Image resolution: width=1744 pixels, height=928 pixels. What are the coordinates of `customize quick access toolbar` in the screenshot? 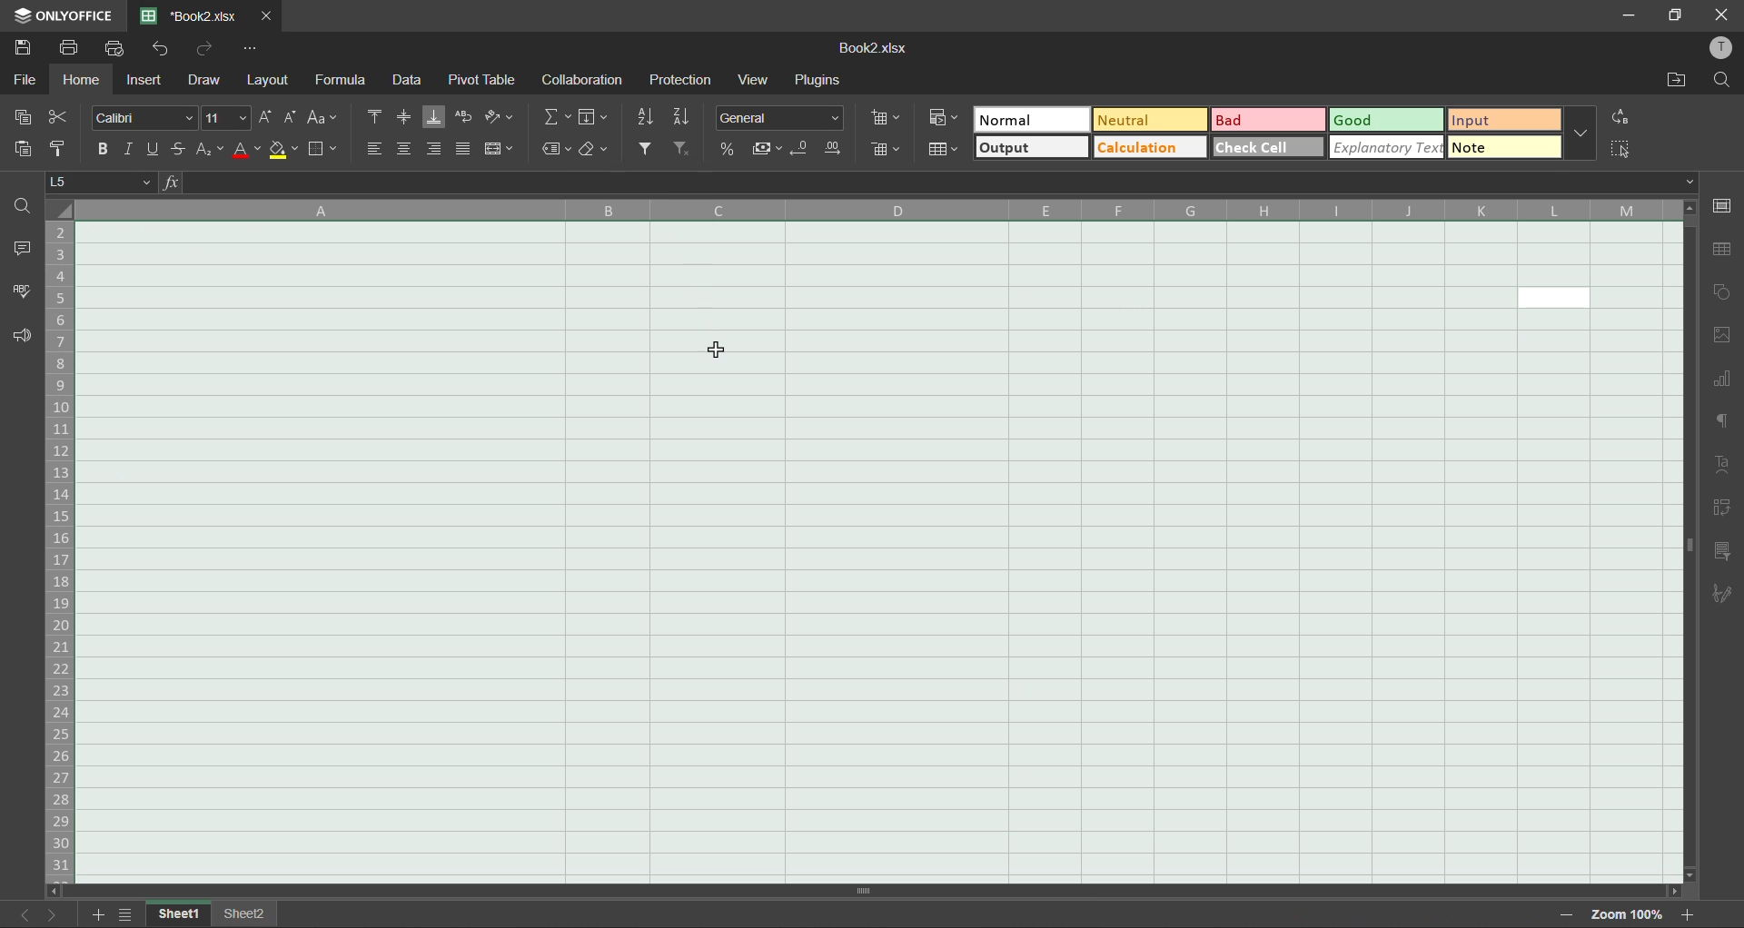 It's located at (253, 49).